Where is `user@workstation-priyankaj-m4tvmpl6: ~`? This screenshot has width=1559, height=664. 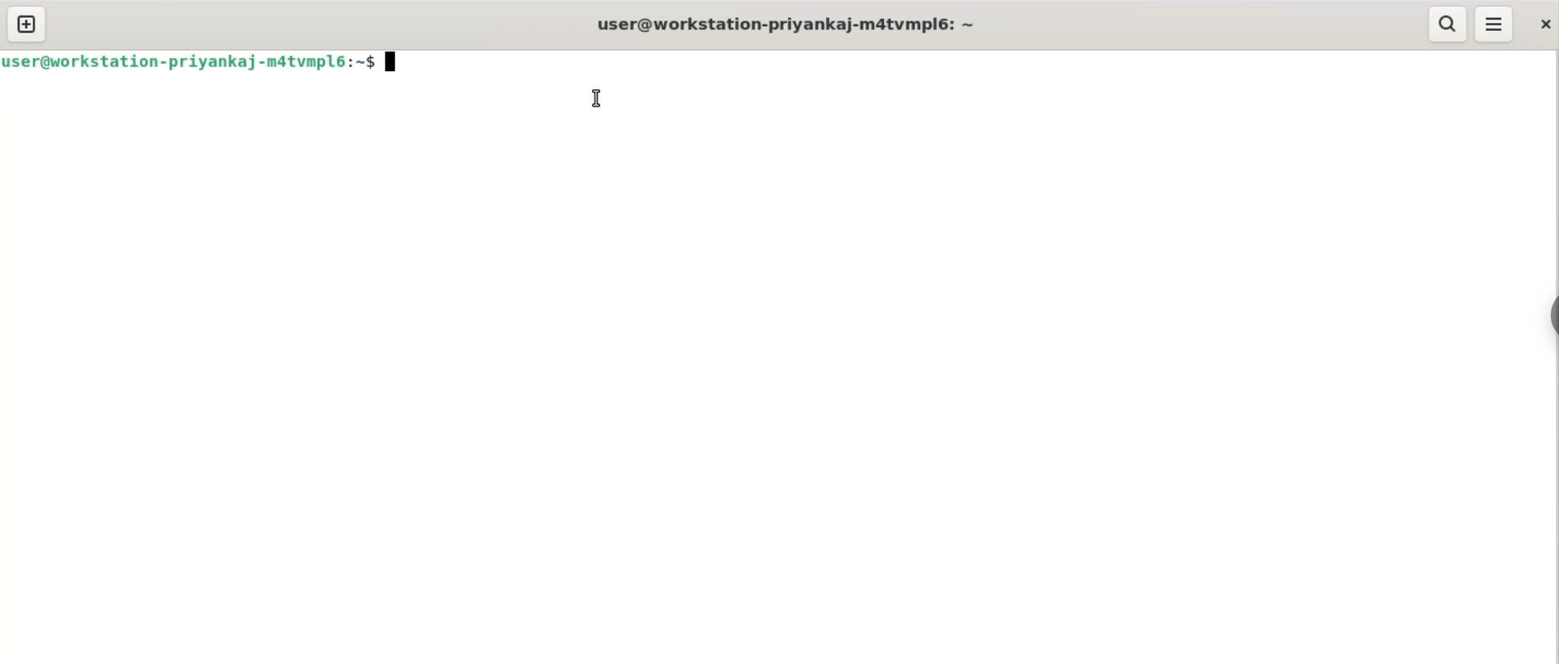
user@workstation-priyankaj-m4tvmpl6: ~ is located at coordinates (775, 28).